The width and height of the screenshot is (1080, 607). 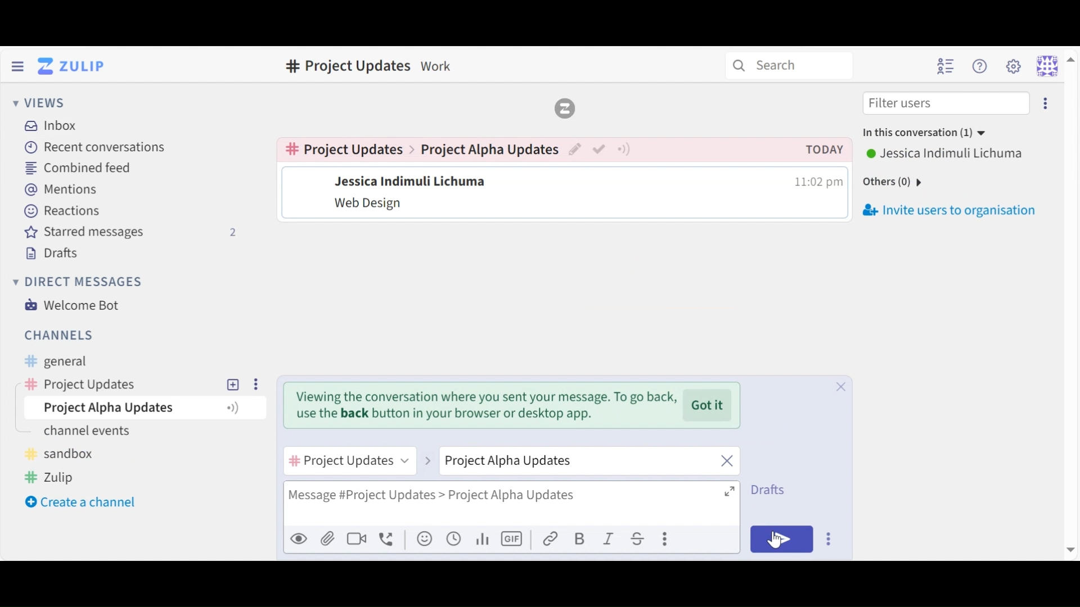 What do you see at coordinates (53, 361) in the screenshot?
I see `General Channel` at bounding box center [53, 361].